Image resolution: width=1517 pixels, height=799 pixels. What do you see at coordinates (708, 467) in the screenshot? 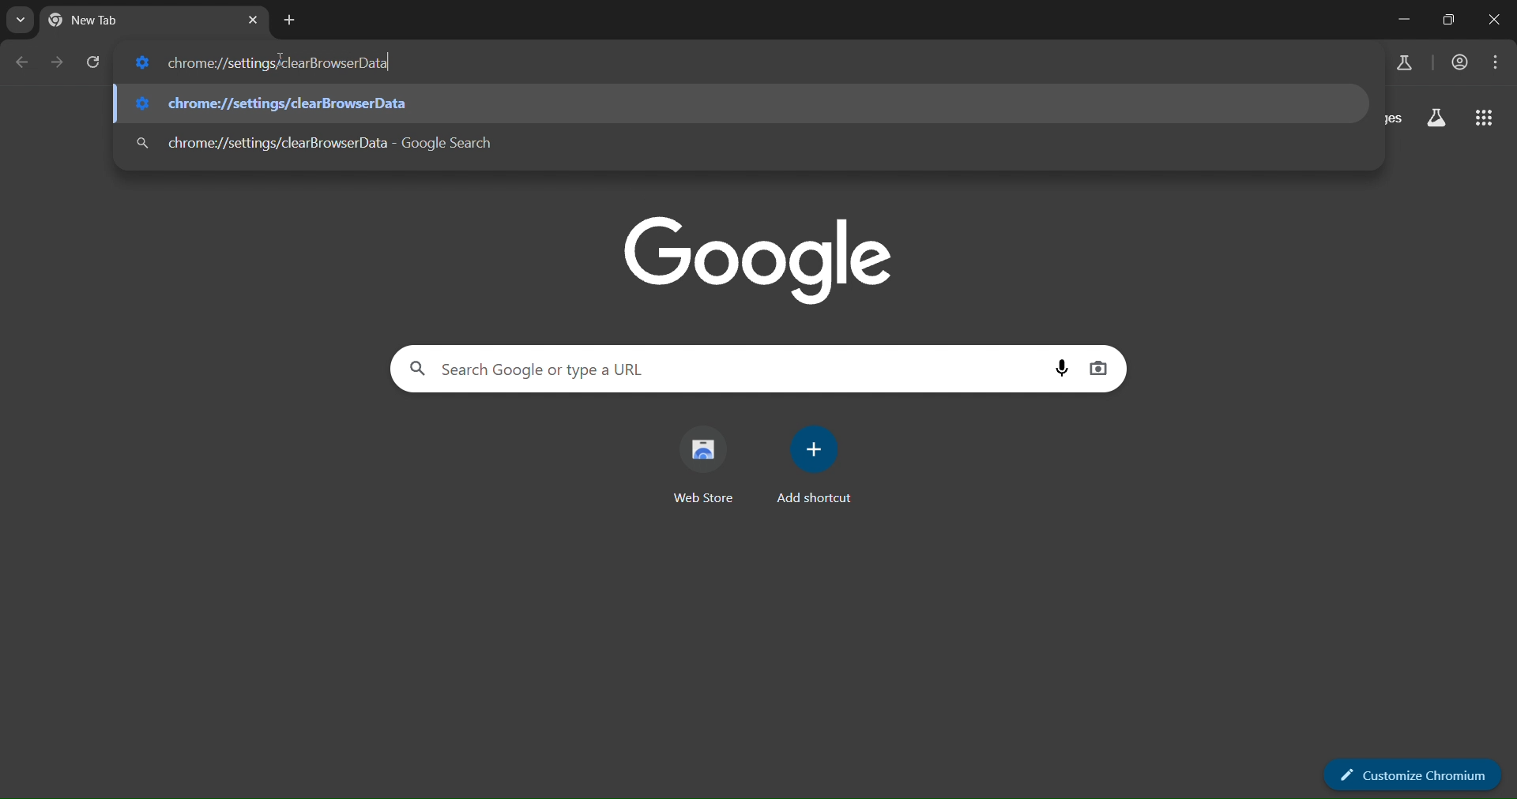
I see `web store` at bounding box center [708, 467].